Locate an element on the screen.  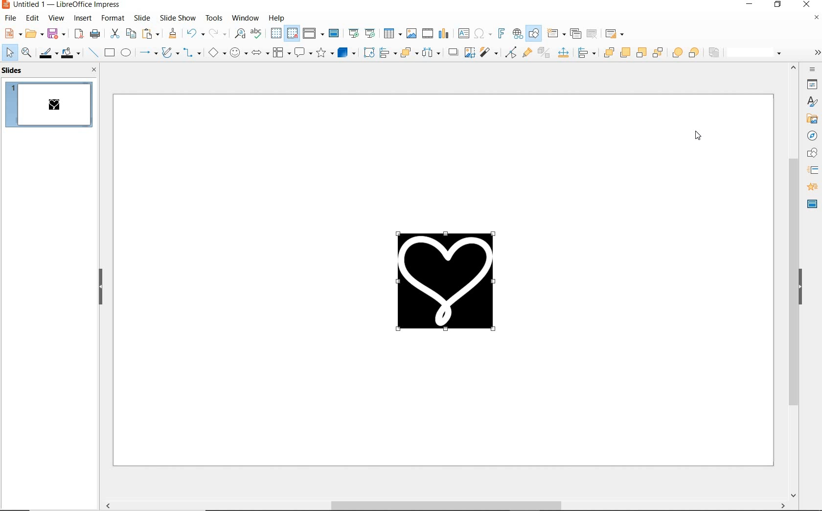
insert table is located at coordinates (392, 33).